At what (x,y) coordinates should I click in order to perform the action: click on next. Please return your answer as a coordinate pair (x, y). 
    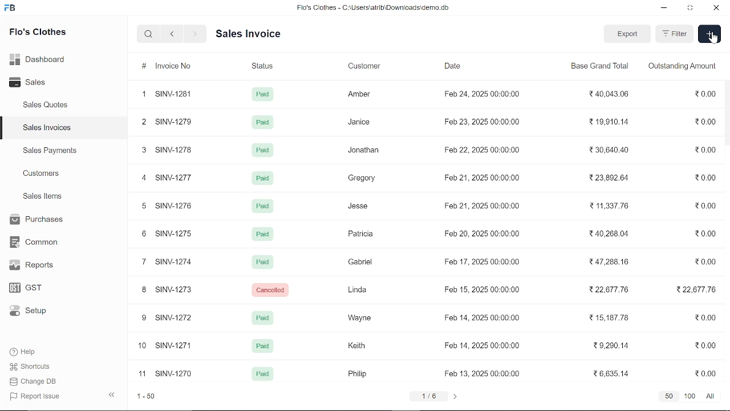
    Looking at the image, I should click on (195, 34).